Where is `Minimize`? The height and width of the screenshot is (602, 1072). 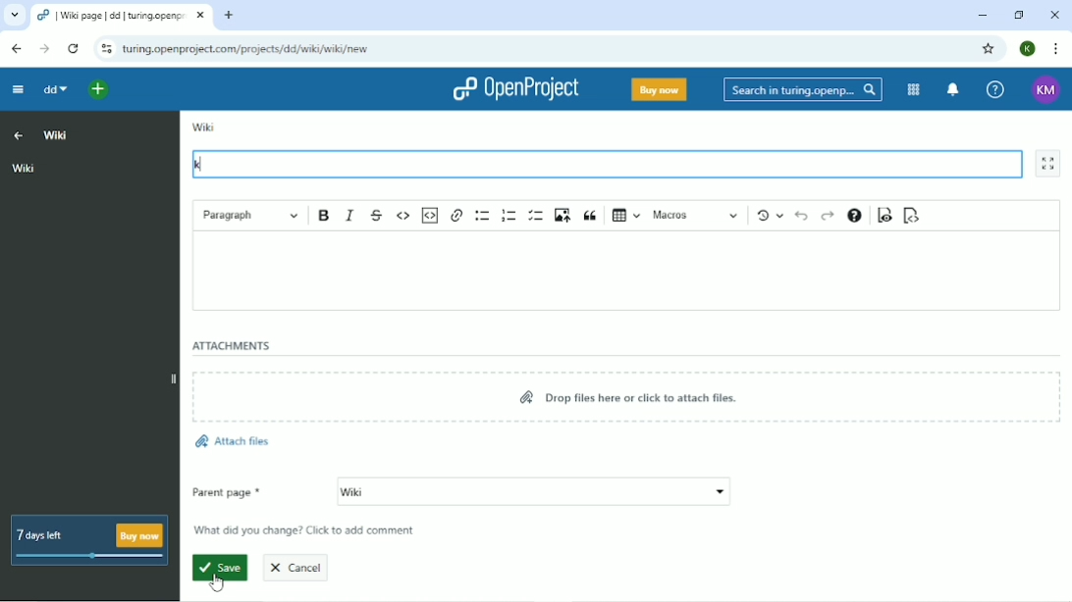 Minimize is located at coordinates (984, 15).